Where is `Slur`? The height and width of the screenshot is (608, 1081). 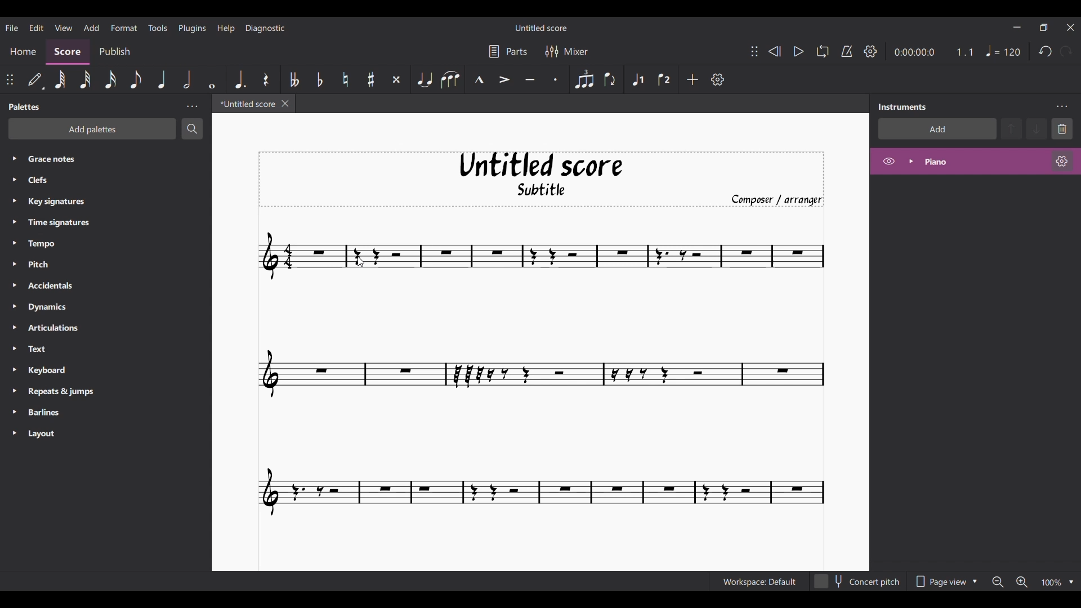 Slur is located at coordinates (450, 79).